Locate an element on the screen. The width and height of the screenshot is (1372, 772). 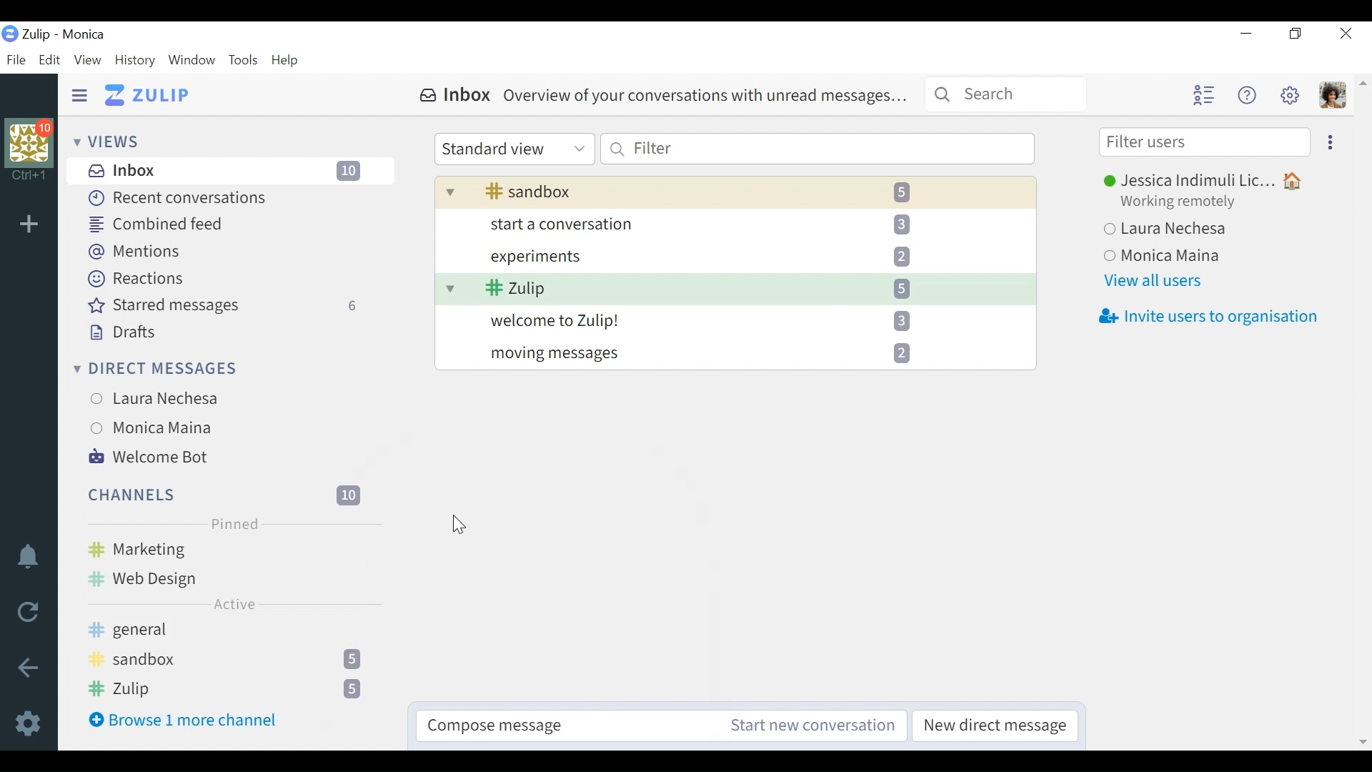
Views is located at coordinates (106, 141).